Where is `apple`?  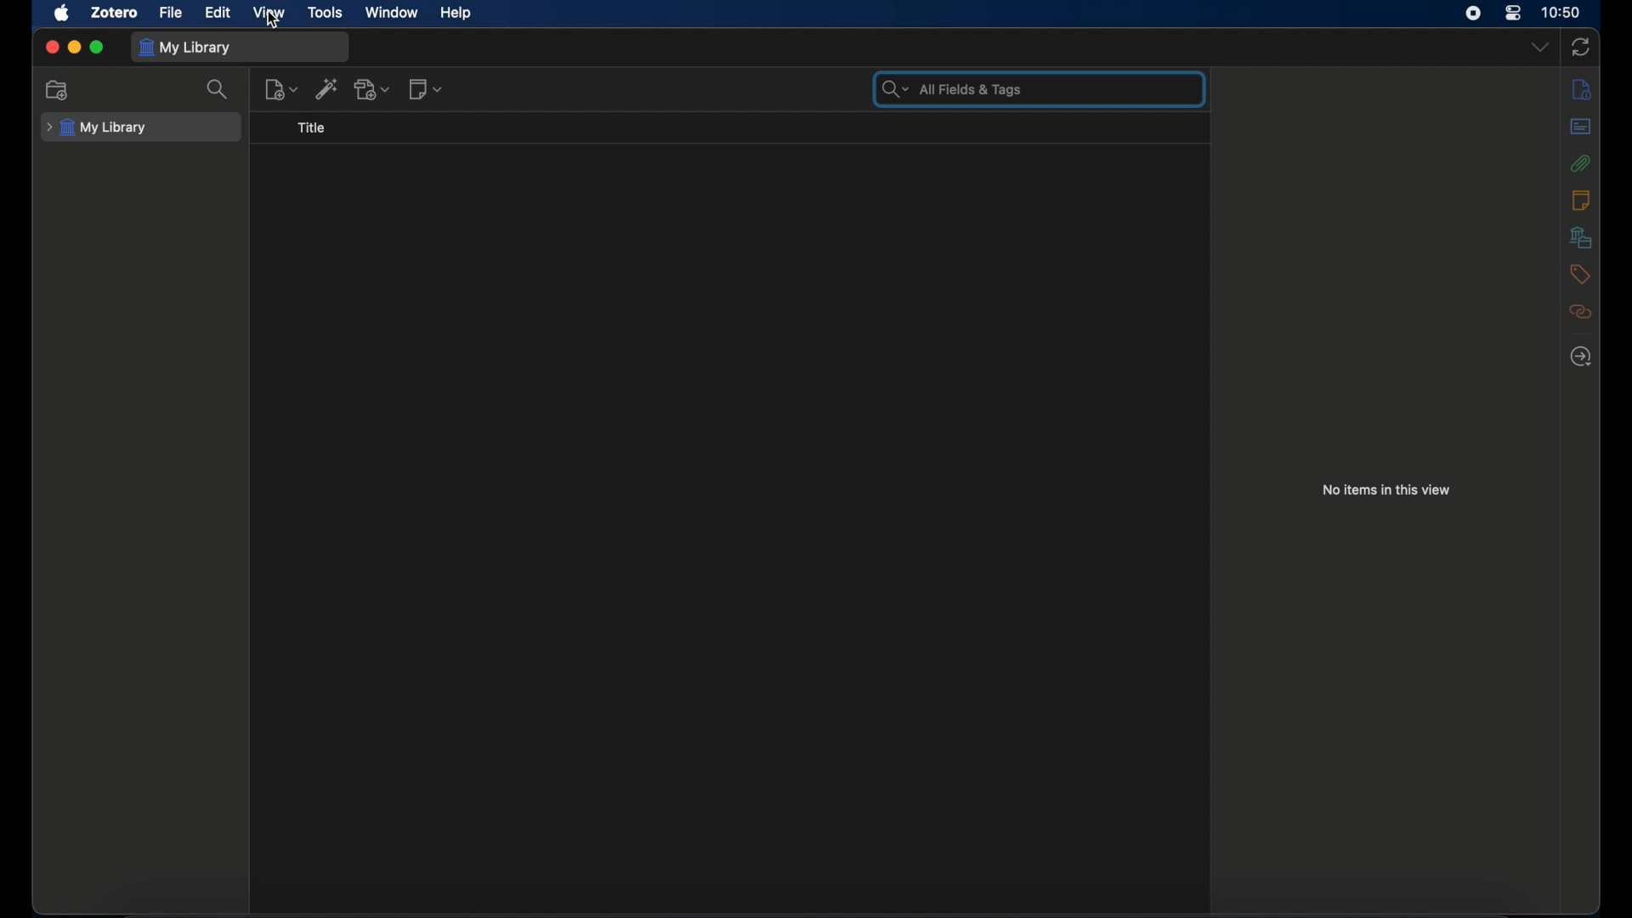 apple is located at coordinates (62, 13).